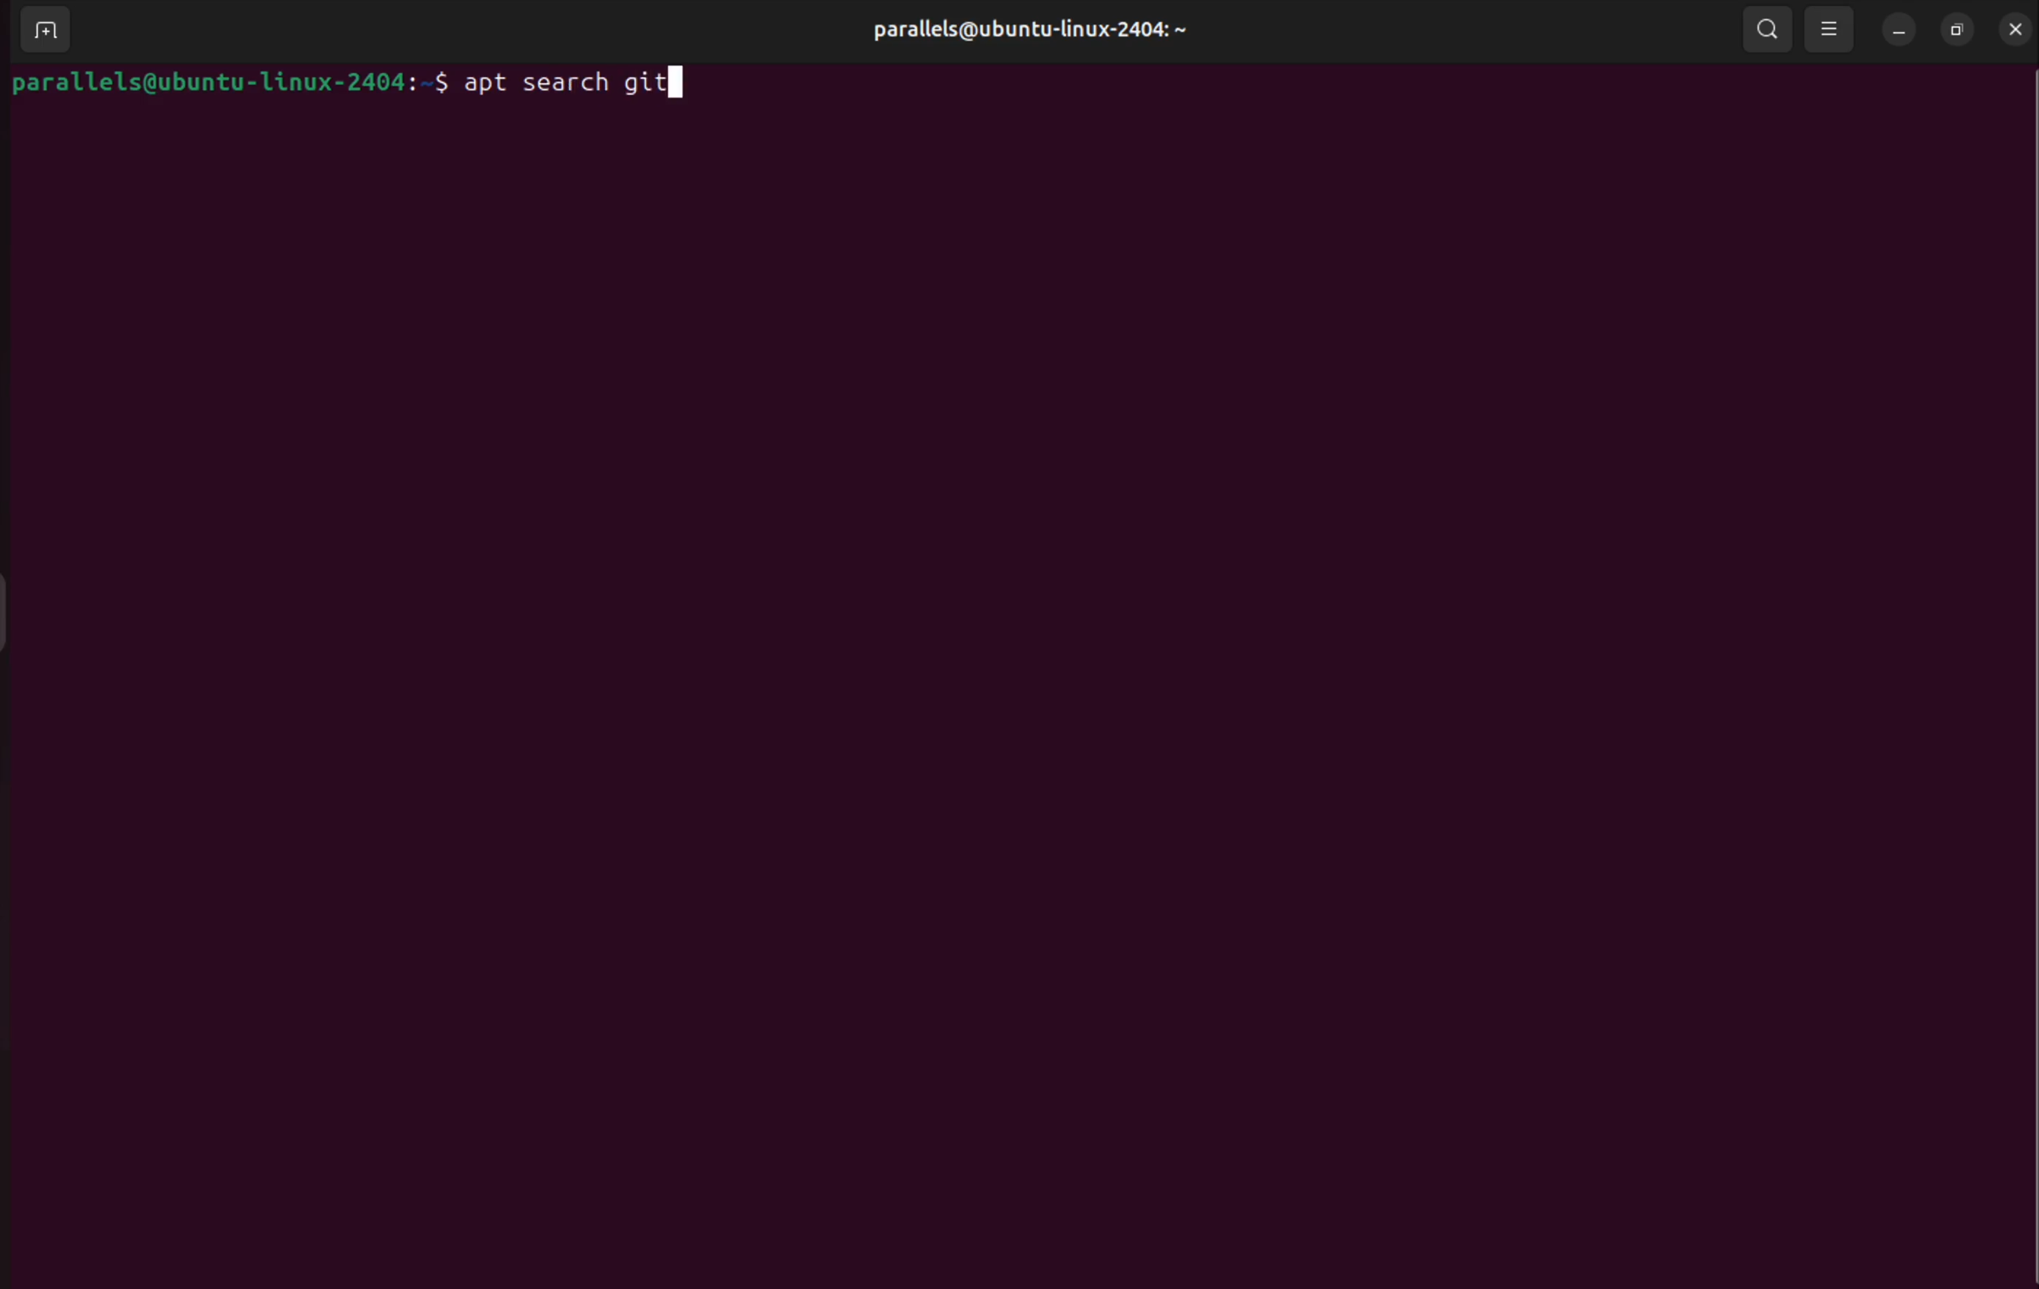  What do you see at coordinates (1756, 29) in the screenshot?
I see `search` at bounding box center [1756, 29].